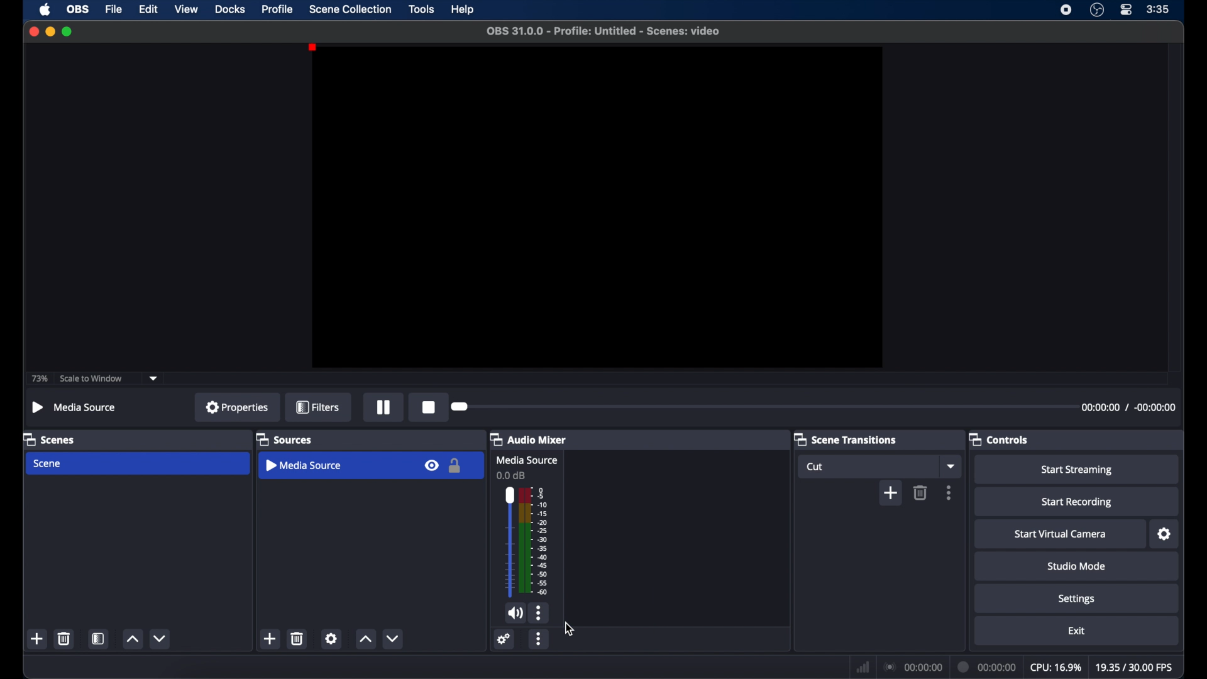  I want to click on no source selected, so click(75, 408).